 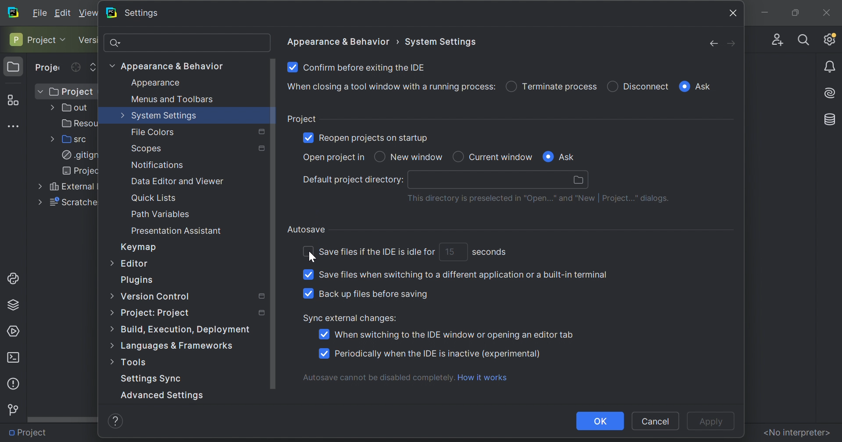 What do you see at coordinates (732, 43) in the screenshot?
I see `Forward` at bounding box center [732, 43].